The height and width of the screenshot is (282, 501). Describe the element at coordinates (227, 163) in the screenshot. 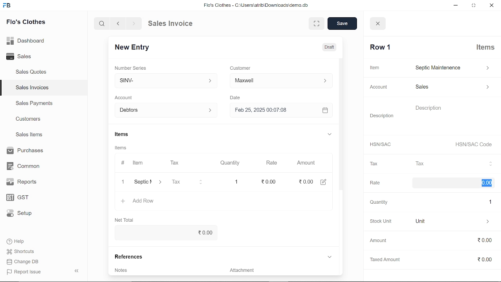

I see ` Quantity` at that location.